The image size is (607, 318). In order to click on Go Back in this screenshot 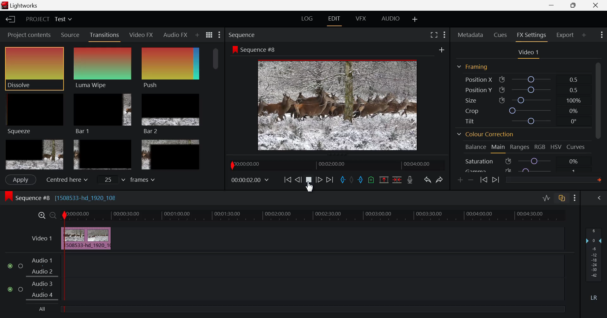, I will do `click(298, 180)`.